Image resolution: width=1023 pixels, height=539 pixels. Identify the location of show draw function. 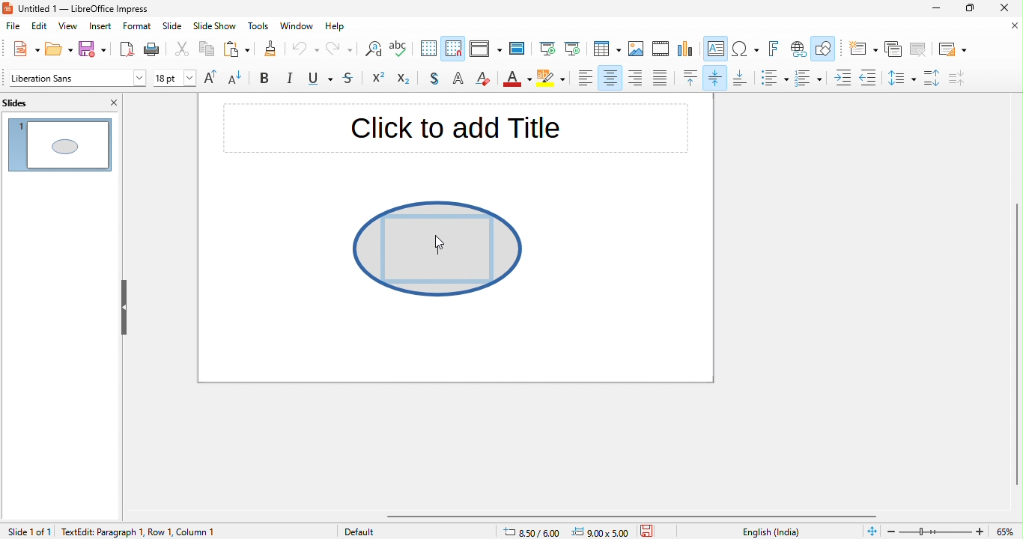
(825, 50).